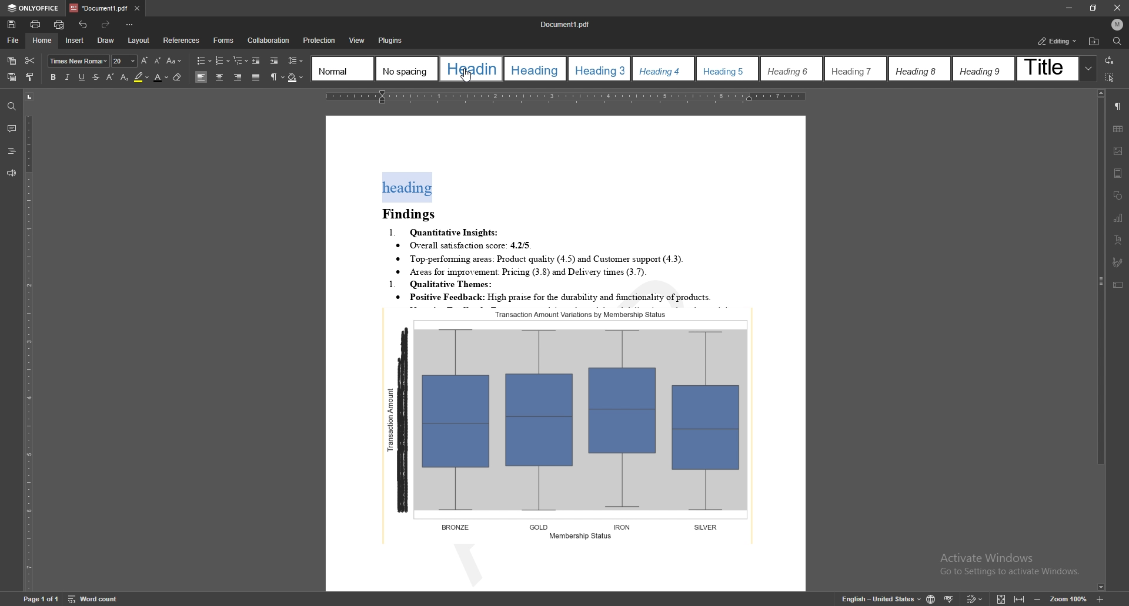 The width and height of the screenshot is (1129, 606). I want to click on vertical scale, so click(29, 340).